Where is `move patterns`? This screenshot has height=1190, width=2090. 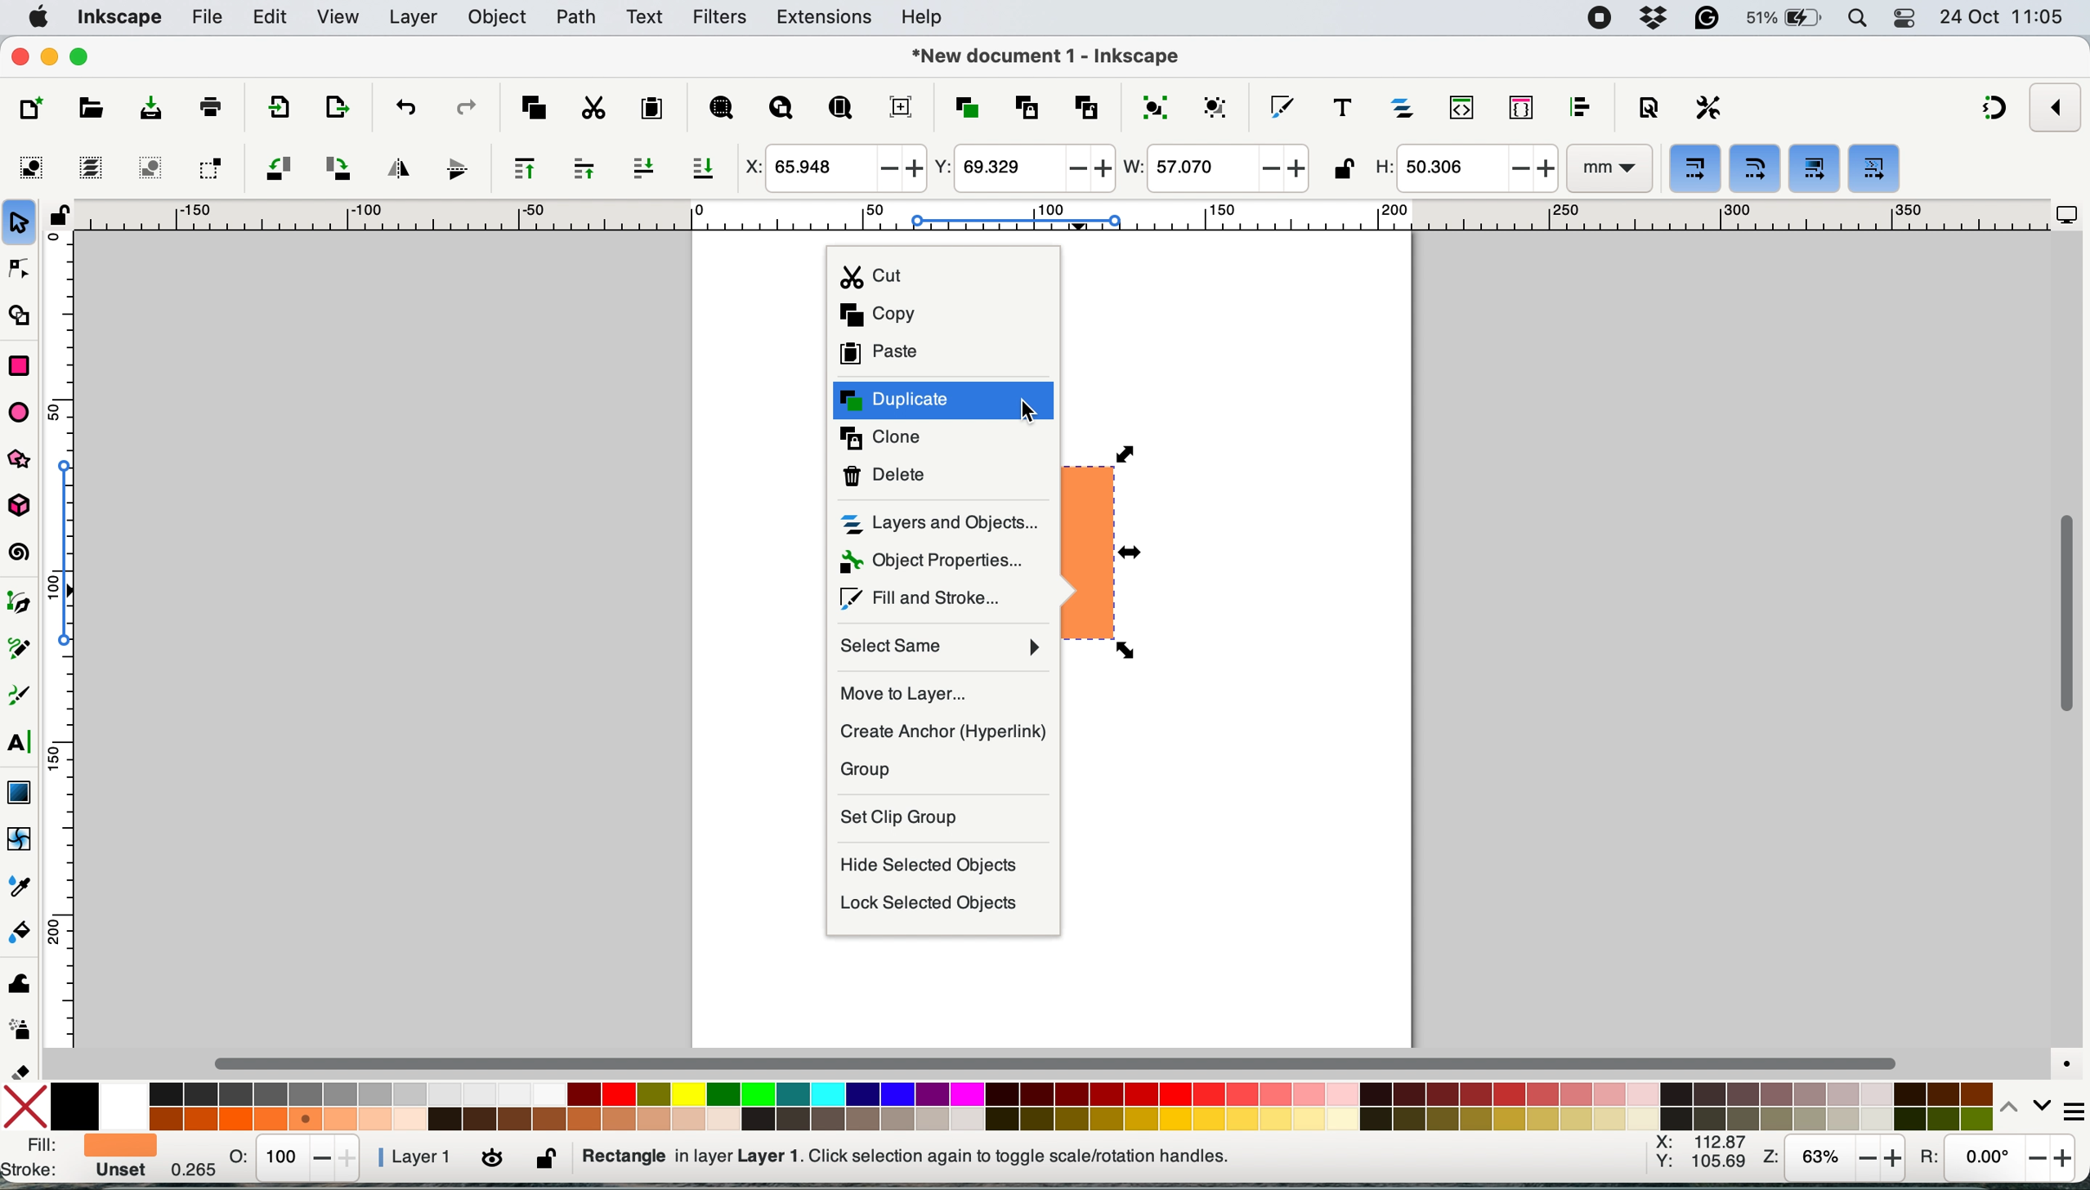
move patterns is located at coordinates (1873, 170).